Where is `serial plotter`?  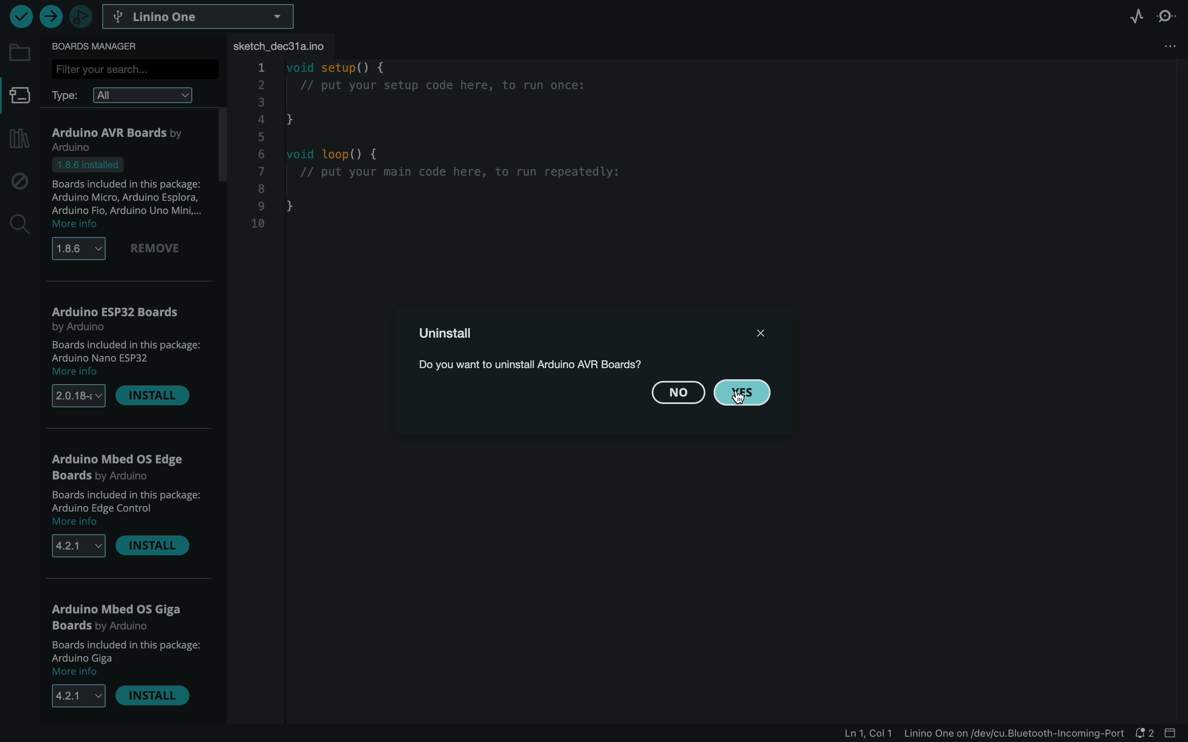 serial plotter is located at coordinates (1136, 18).